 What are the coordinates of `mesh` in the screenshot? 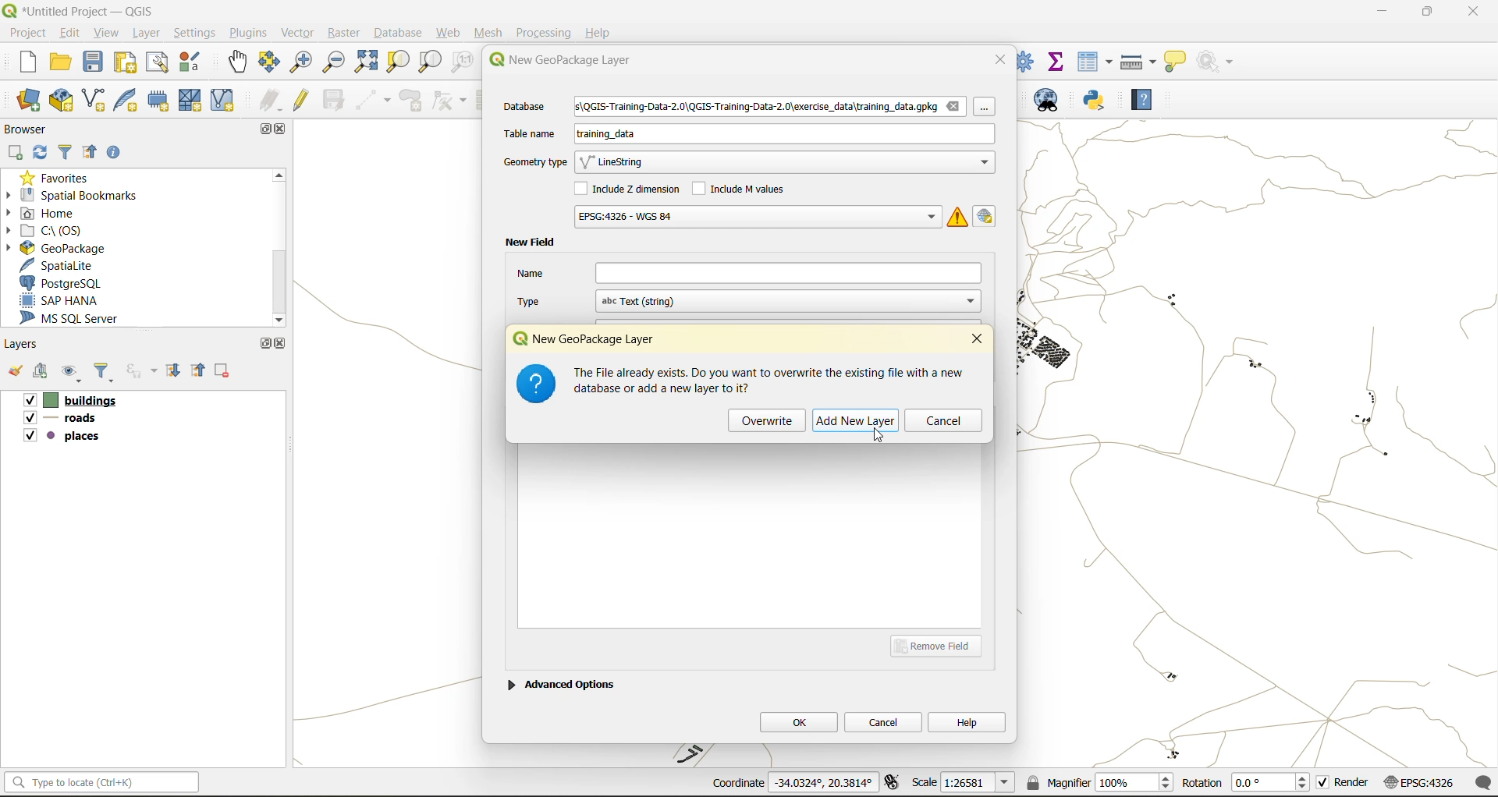 It's located at (490, 33).